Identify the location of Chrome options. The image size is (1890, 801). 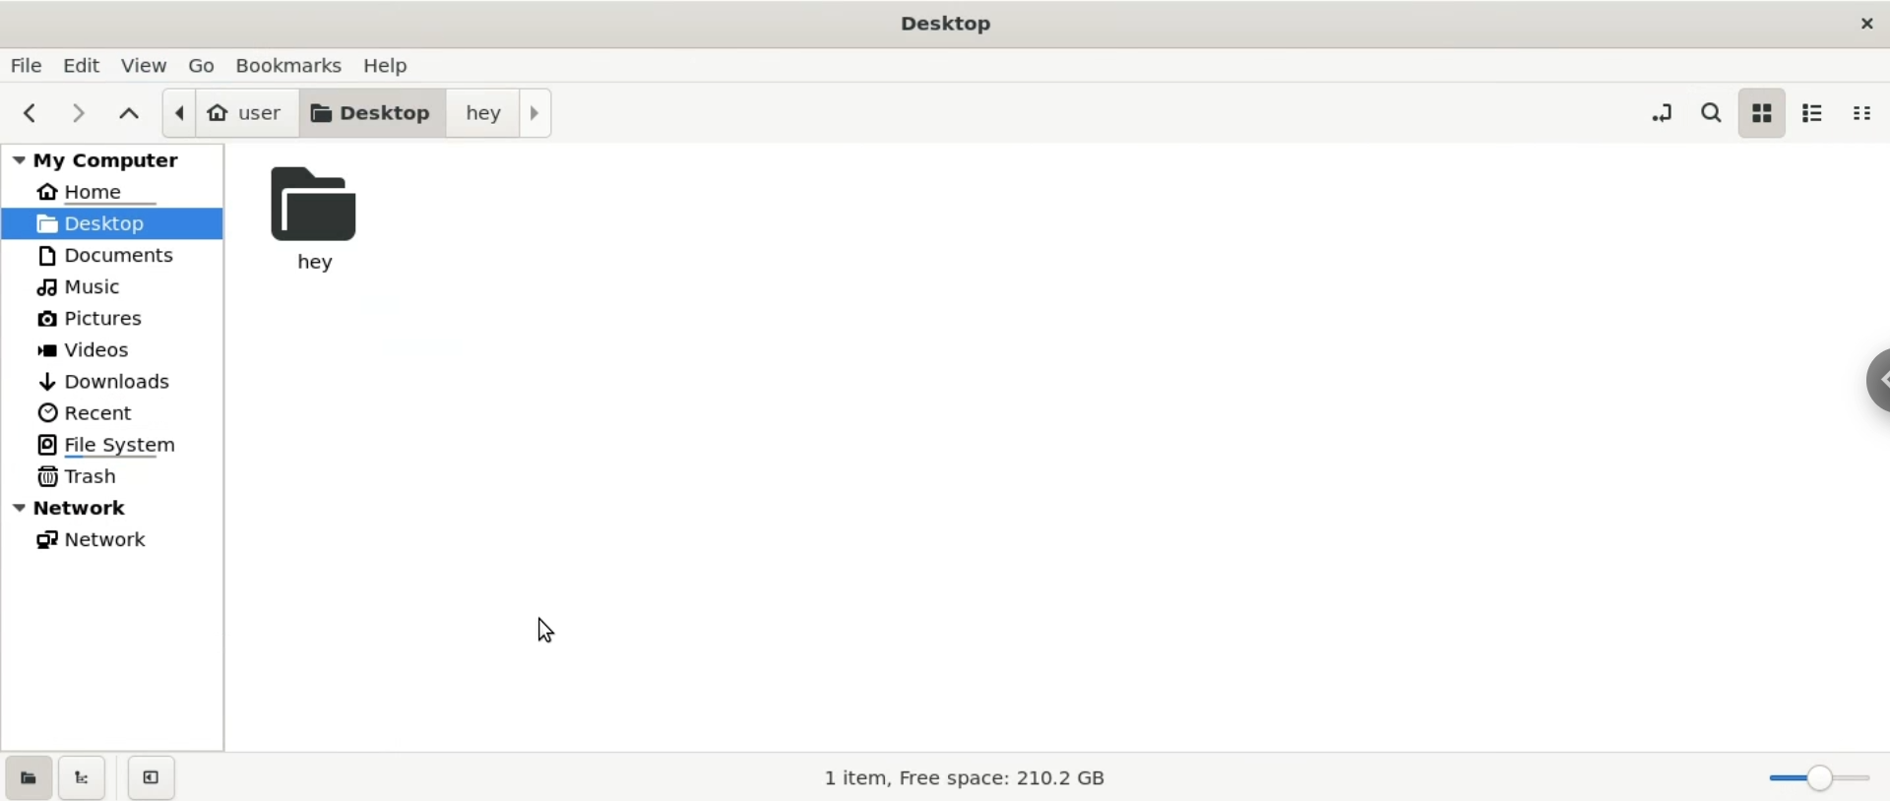
(1873, 379).